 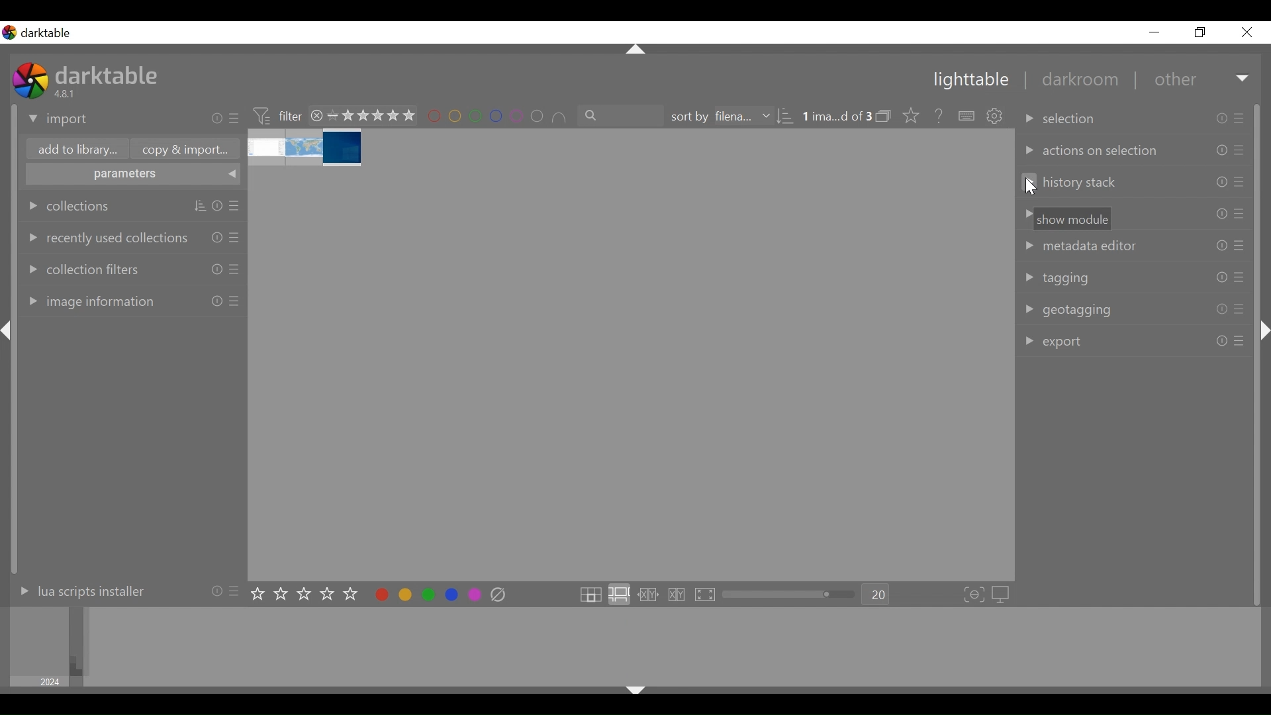 What do you see at coordinates (1002, 595) in the screenshot?
I see `set display profile` at bounding box center [1002, 595].